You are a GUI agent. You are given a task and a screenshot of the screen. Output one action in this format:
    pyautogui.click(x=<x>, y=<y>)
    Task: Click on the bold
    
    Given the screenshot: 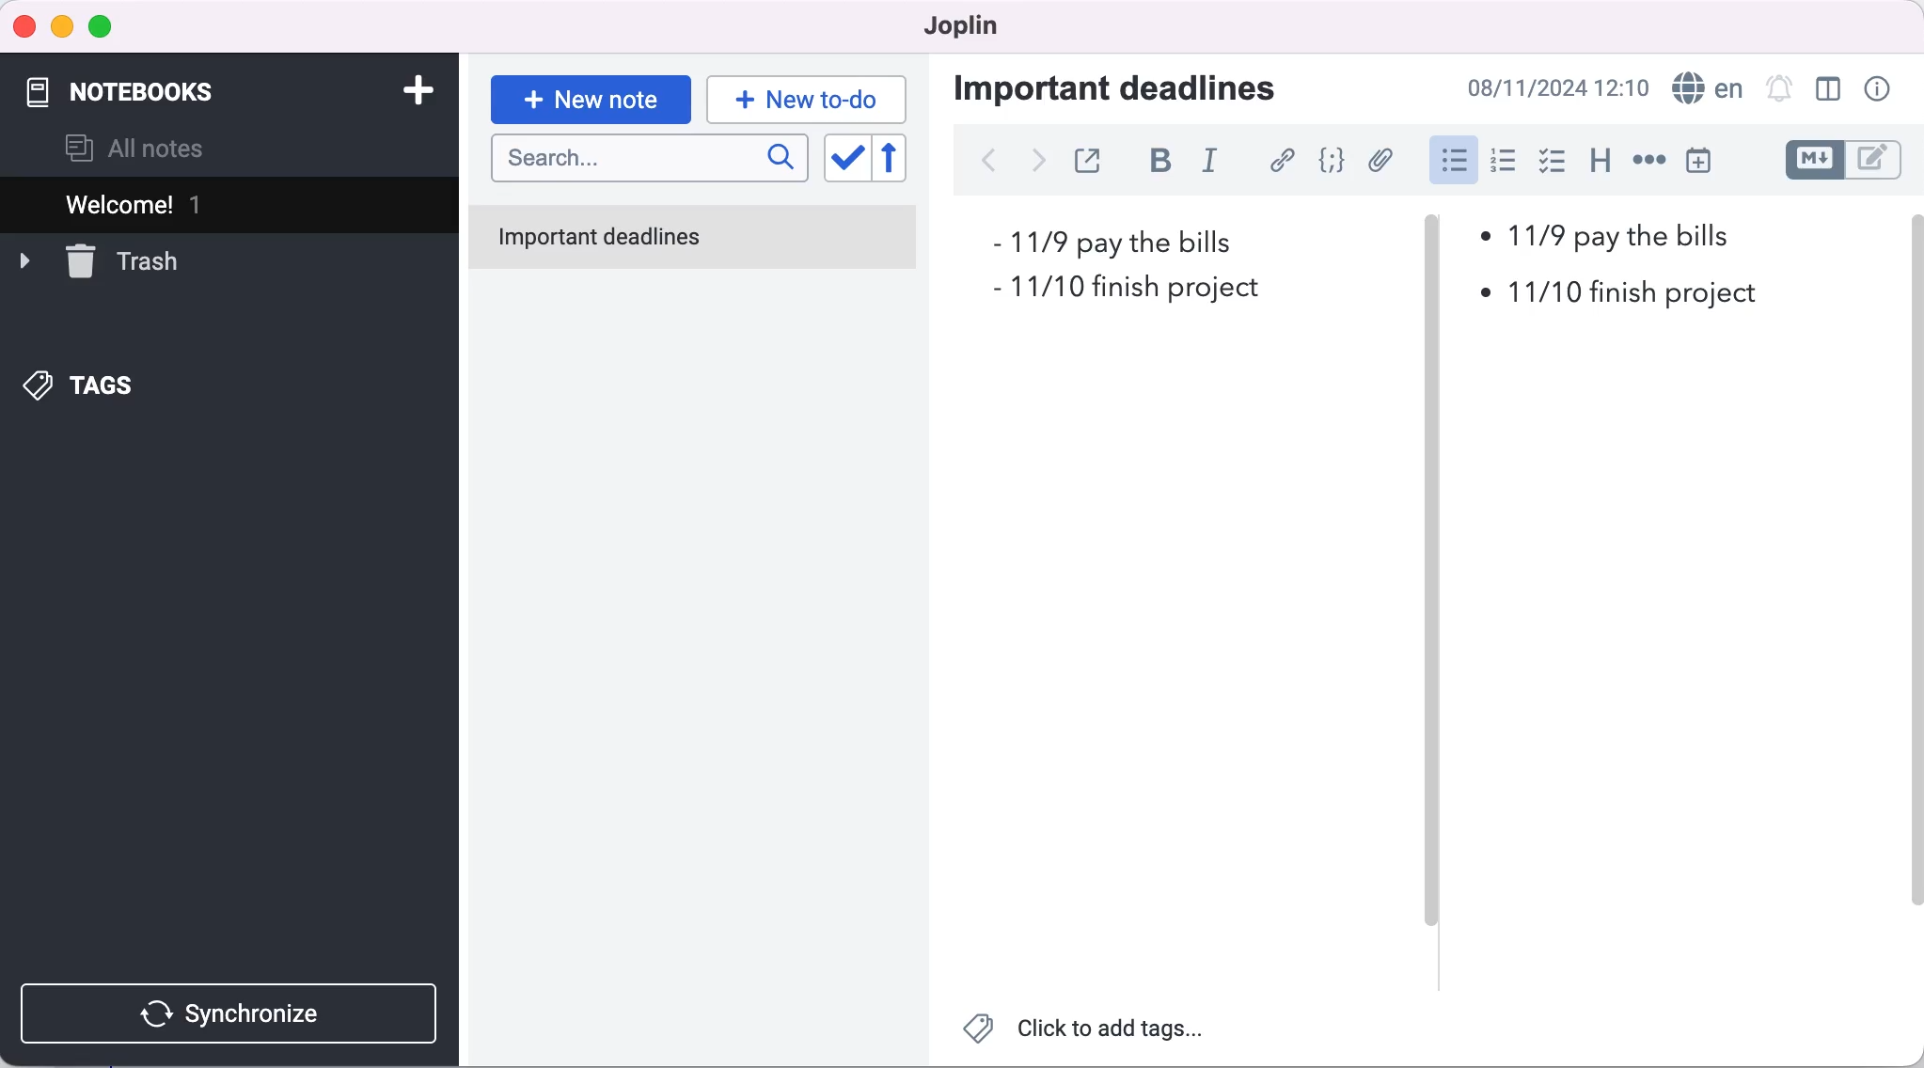 What is the action you would take?
    pyautogui.click(x=1152, y=164)
    